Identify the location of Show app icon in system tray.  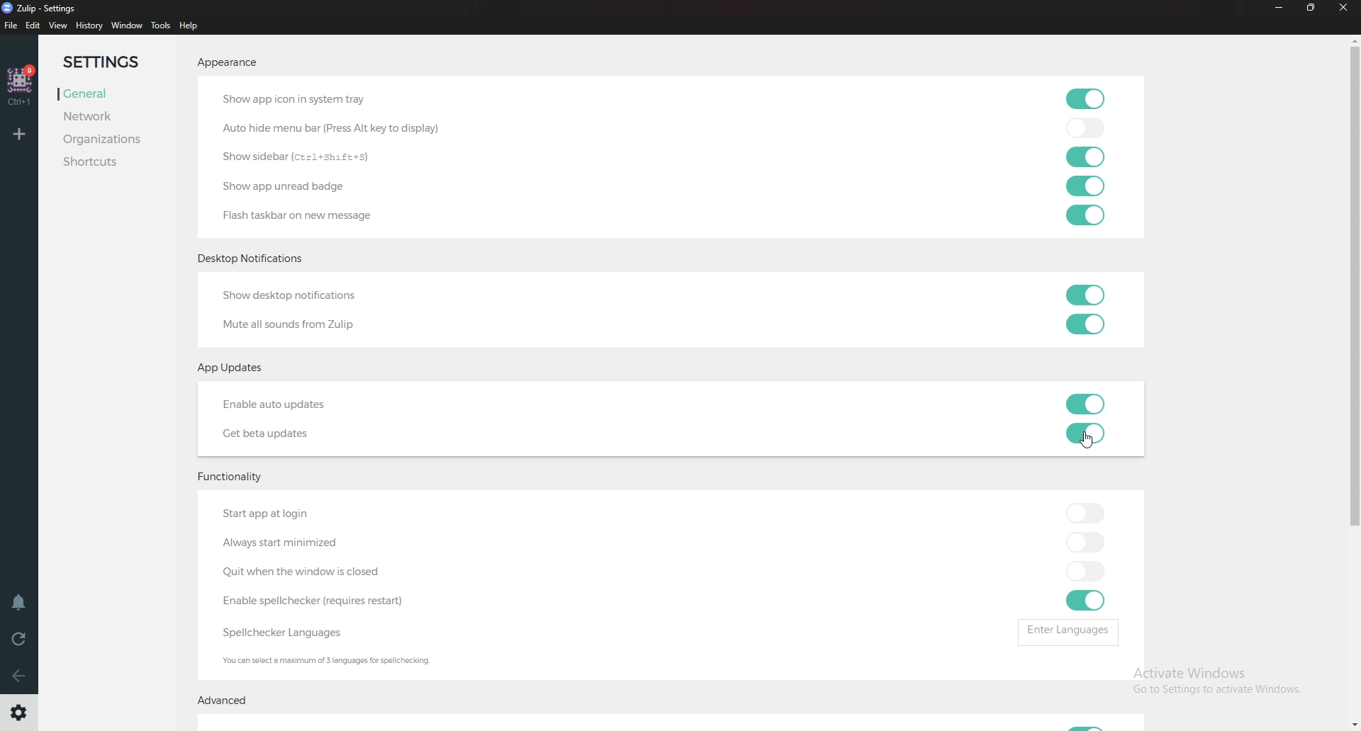
(308, 99).